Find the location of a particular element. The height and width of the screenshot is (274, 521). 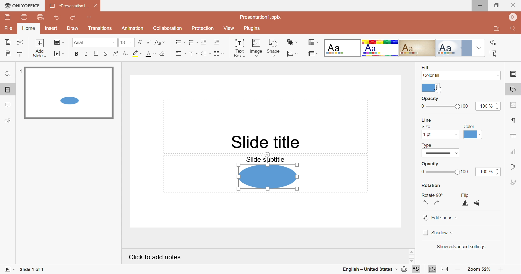

Find is located at coordinates (7, 74).